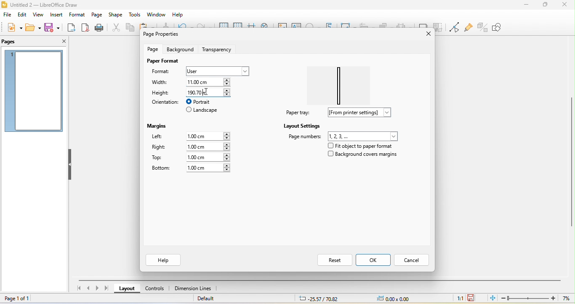 Image resolution: width=575 pixels, height=304 pixels. What do you see at coordinates (302, 126) in the screenshot?
I see `layout settings` at bounding box center [302, 126].